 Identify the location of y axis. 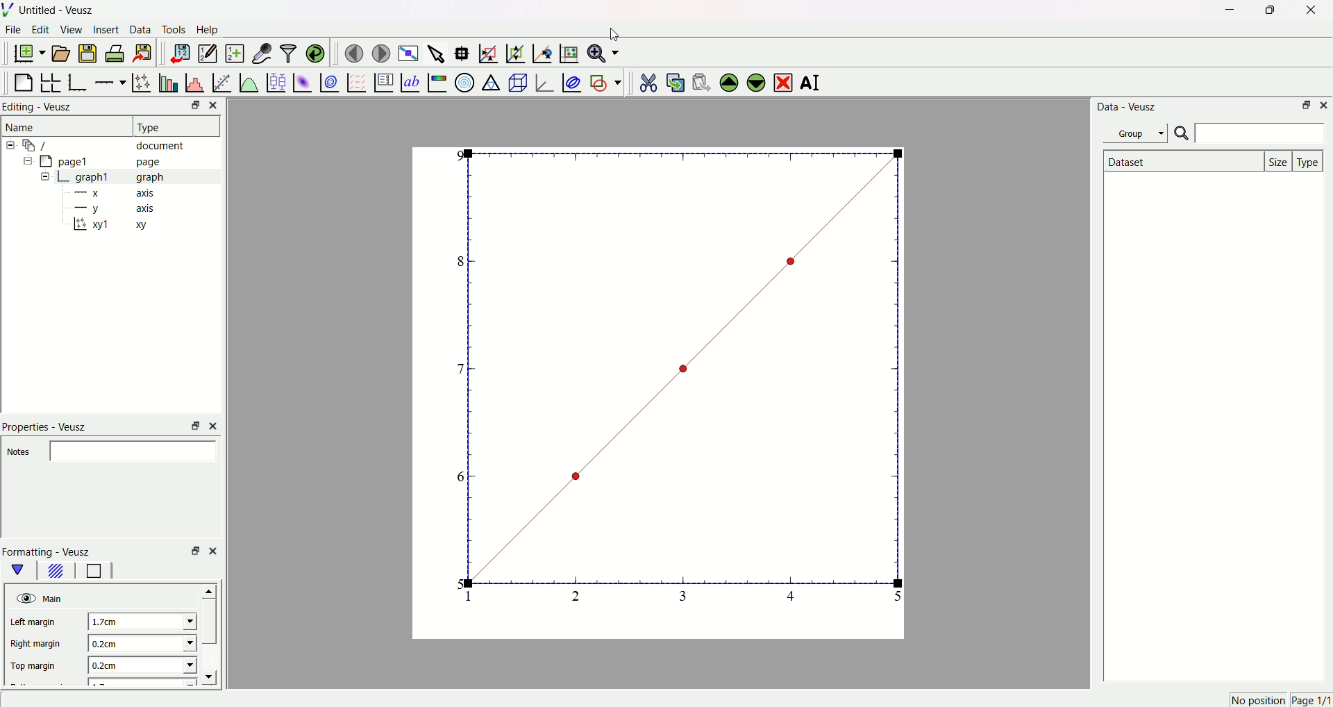
(119, 208).